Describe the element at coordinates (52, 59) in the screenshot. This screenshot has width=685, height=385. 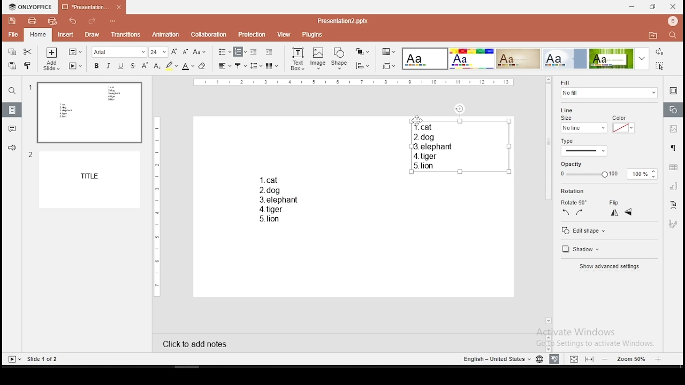
I see `add slide` at that location.